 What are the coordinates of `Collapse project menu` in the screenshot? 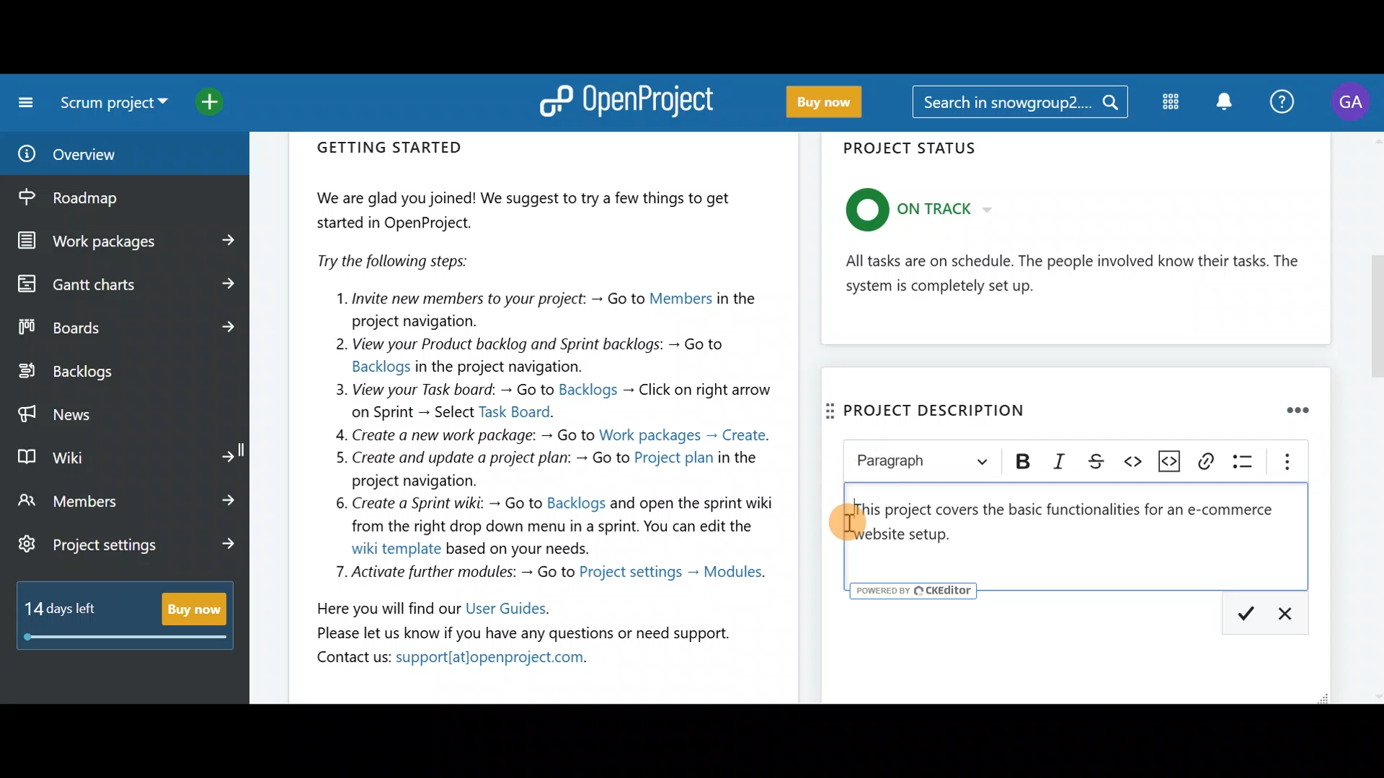 It's located at (22, 102).